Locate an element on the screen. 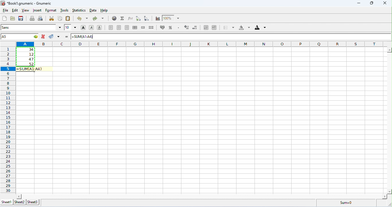 The image size is (392, 207). edit is located at coordinates (15, 11).